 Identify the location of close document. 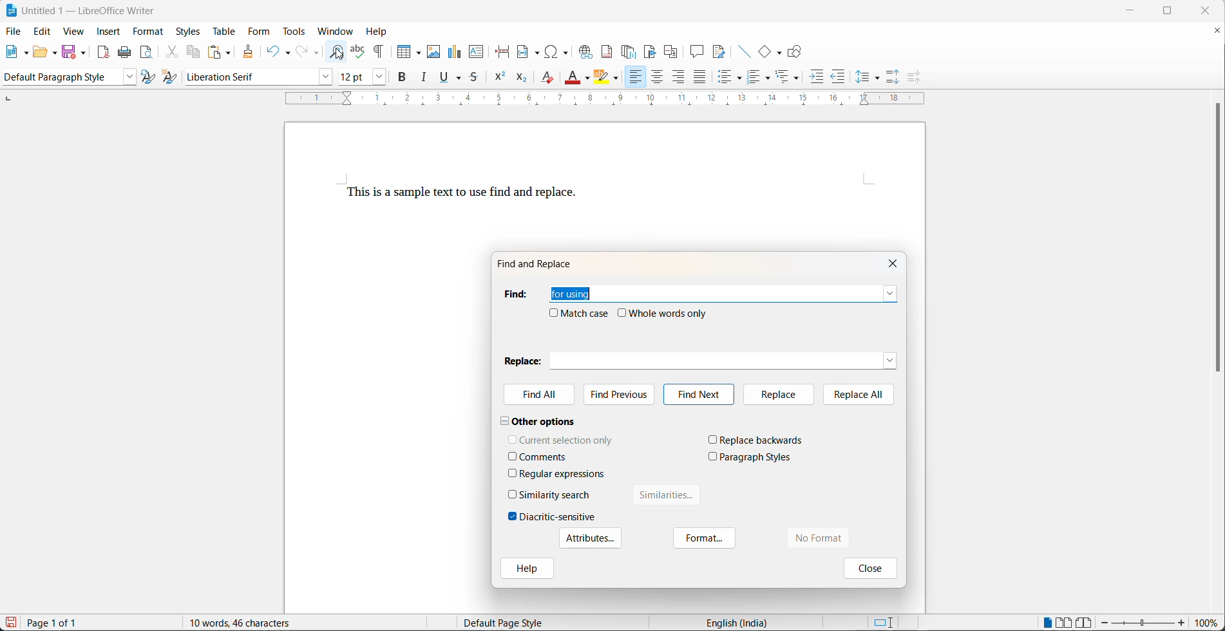
(1217, 33).